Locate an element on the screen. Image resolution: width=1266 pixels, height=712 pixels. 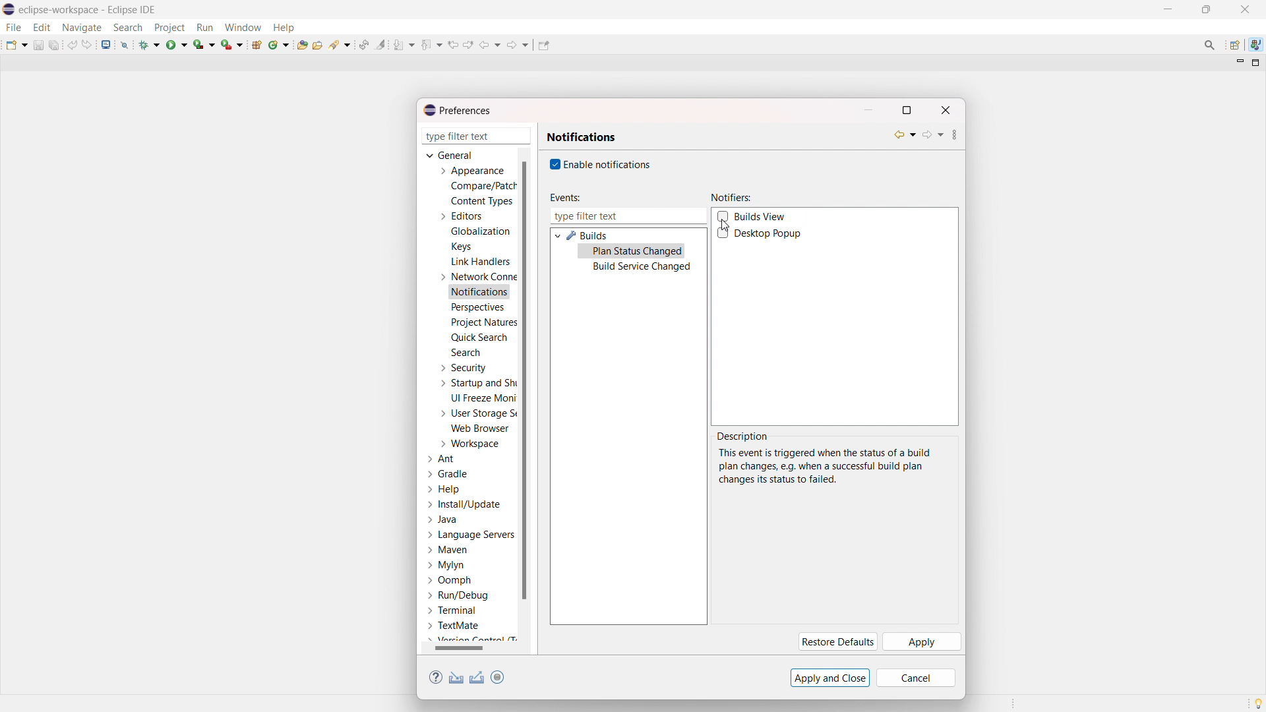
new java project is located at coordinates (258, 45).